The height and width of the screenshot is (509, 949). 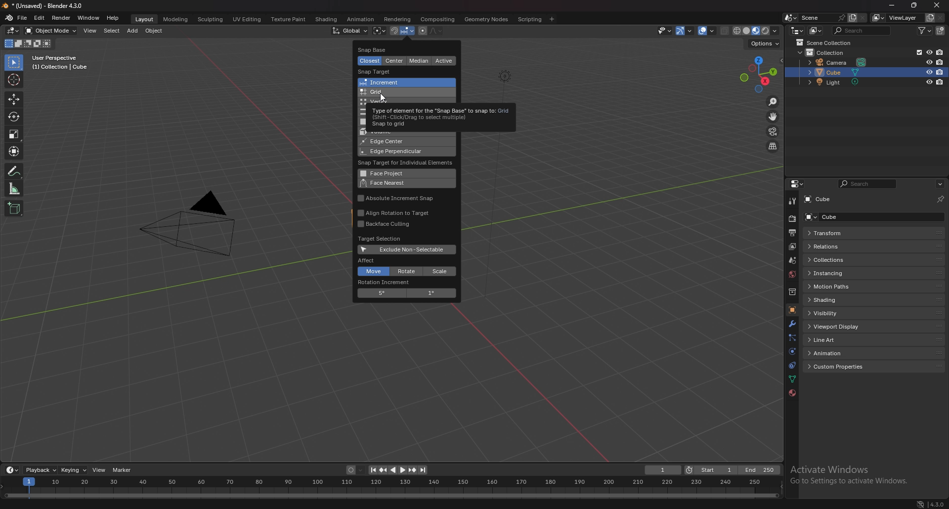 What do you see at coordinates (436, 31) in the screenshot?
I see `proportional editing fall off` at bounding box center [436, 31].